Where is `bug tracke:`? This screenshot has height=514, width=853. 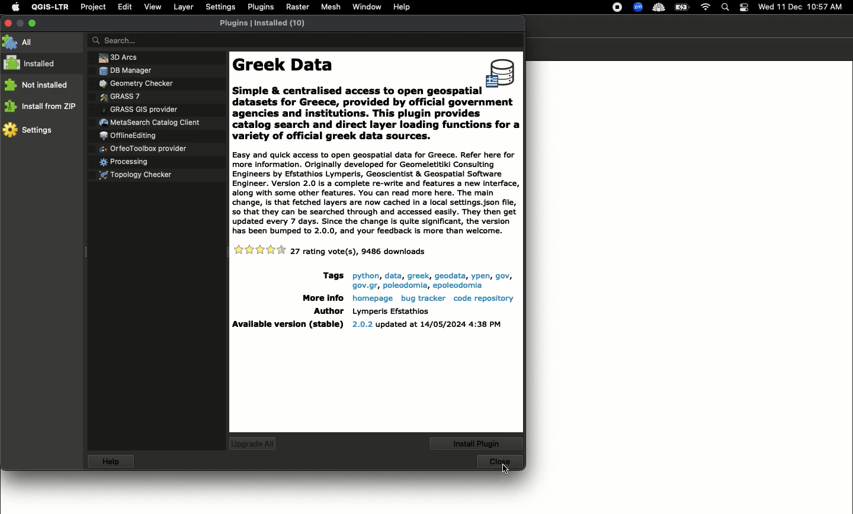 bug tracke: is located at coordinates (422, 299).